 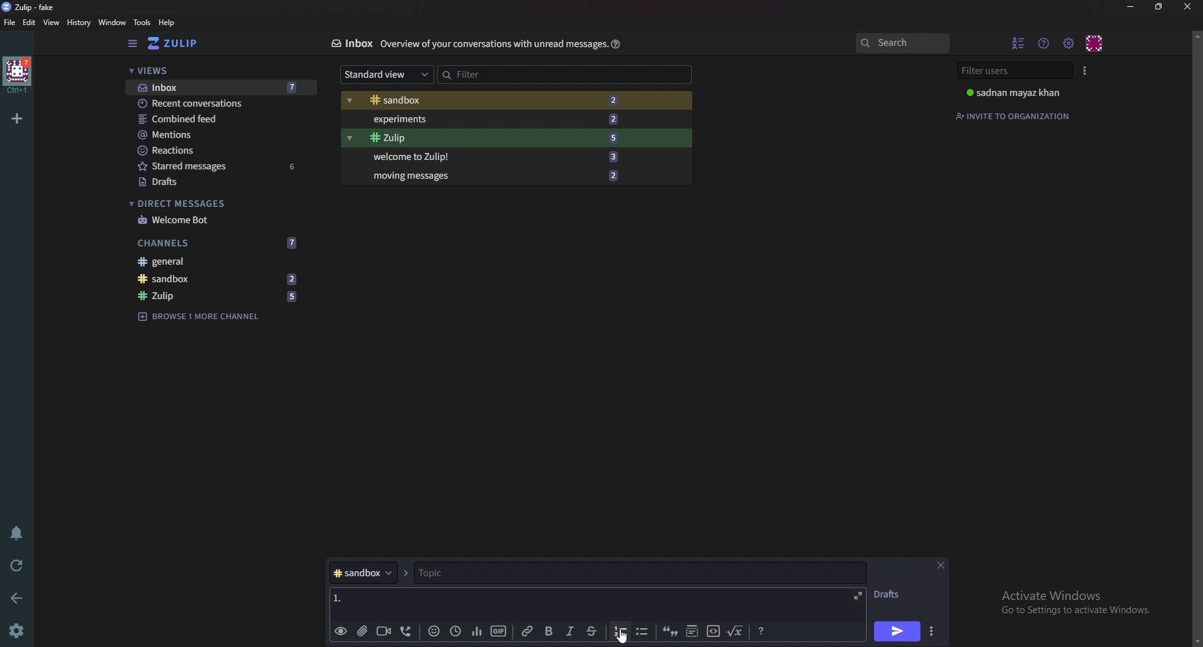 I want to click on Edit, so click(x=30, y=22).